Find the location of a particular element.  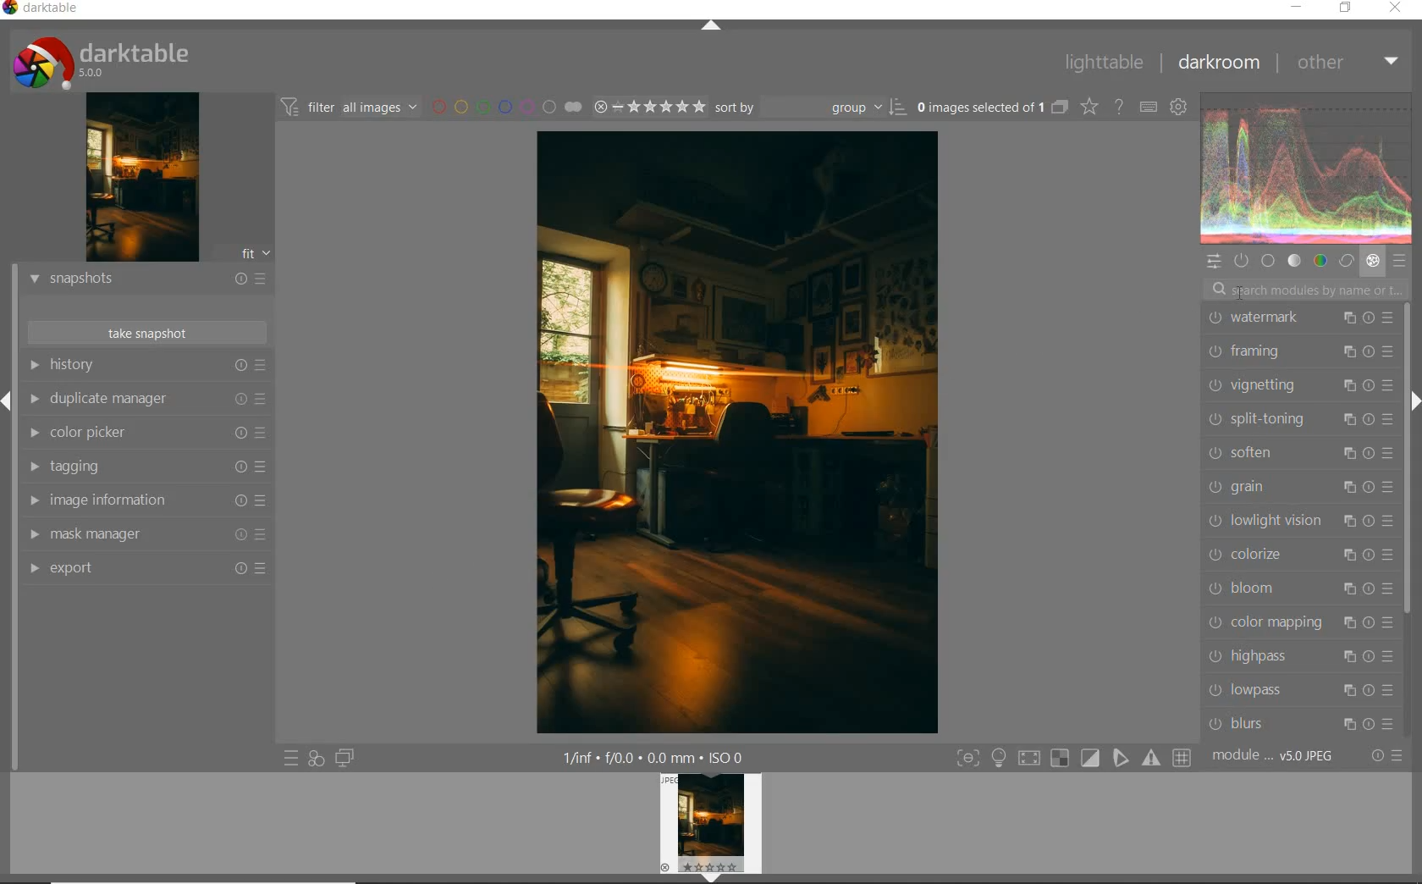

expand grouped images is located at coordinates (993, 107).